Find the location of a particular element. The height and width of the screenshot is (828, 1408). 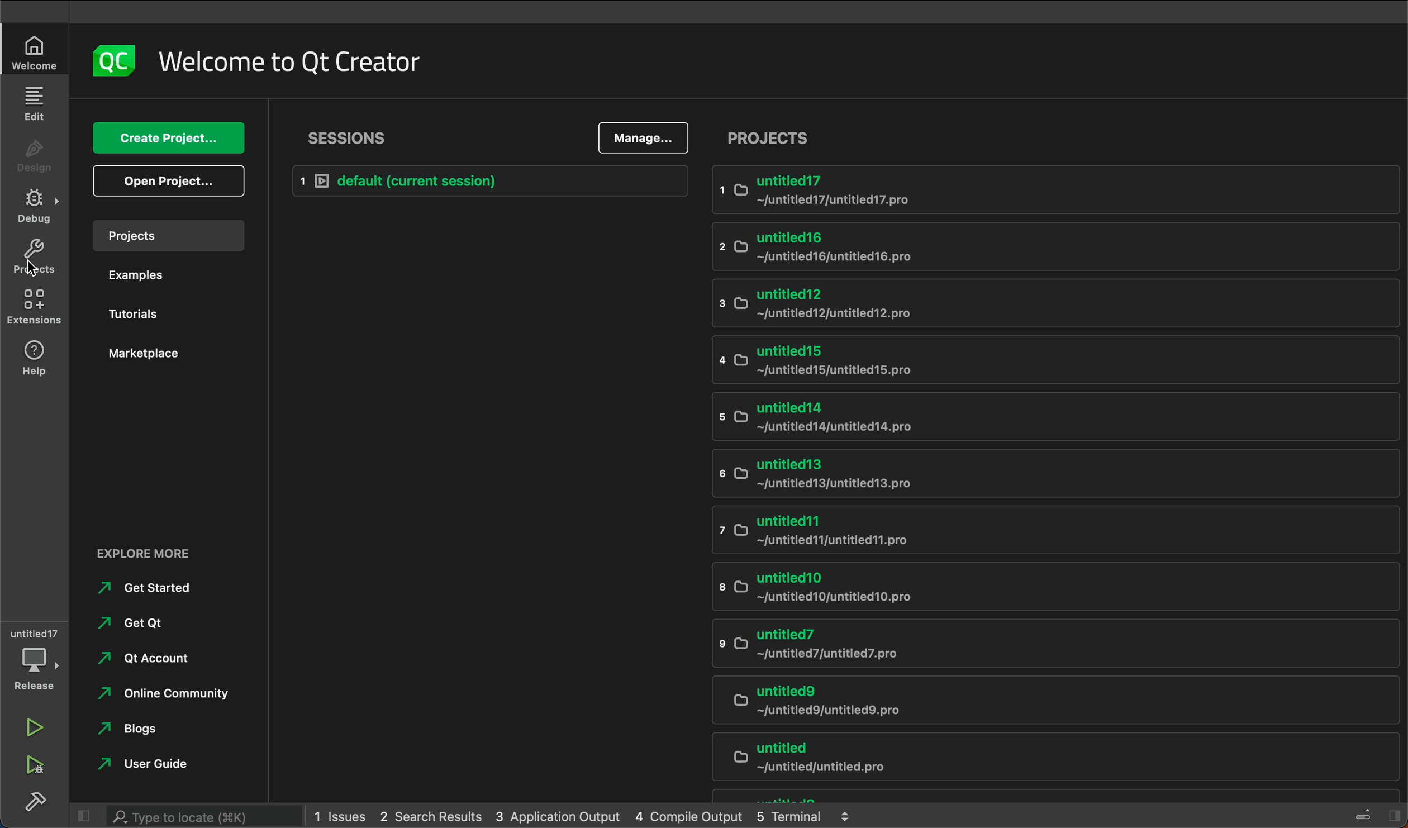

untitled12 is located at coordinates (976, 302).